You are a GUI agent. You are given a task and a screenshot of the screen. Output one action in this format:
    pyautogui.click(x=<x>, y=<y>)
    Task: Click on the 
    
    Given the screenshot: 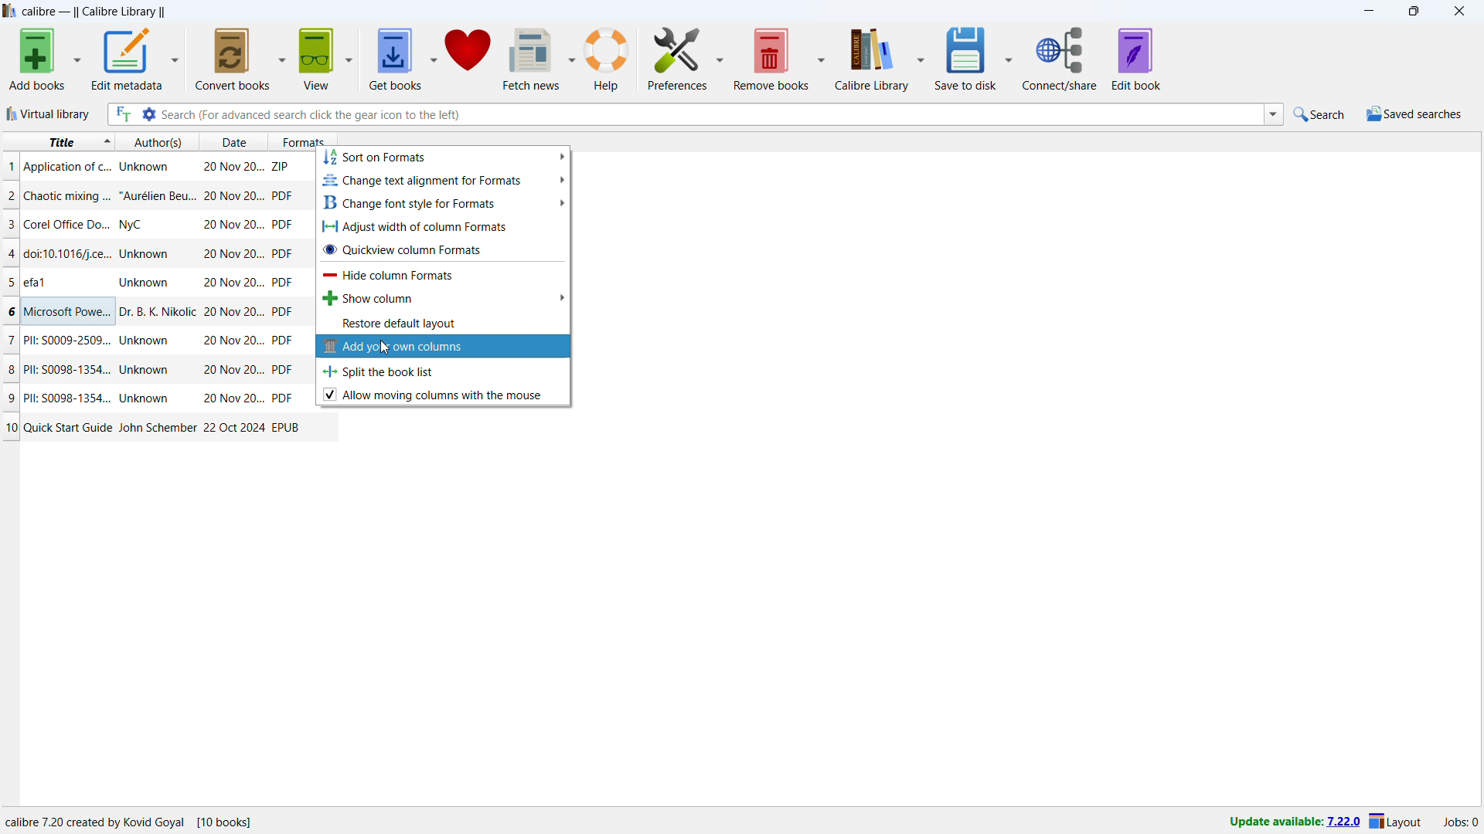 What is the action you would take?
    pyautogui.click(x=128, y=59)
    